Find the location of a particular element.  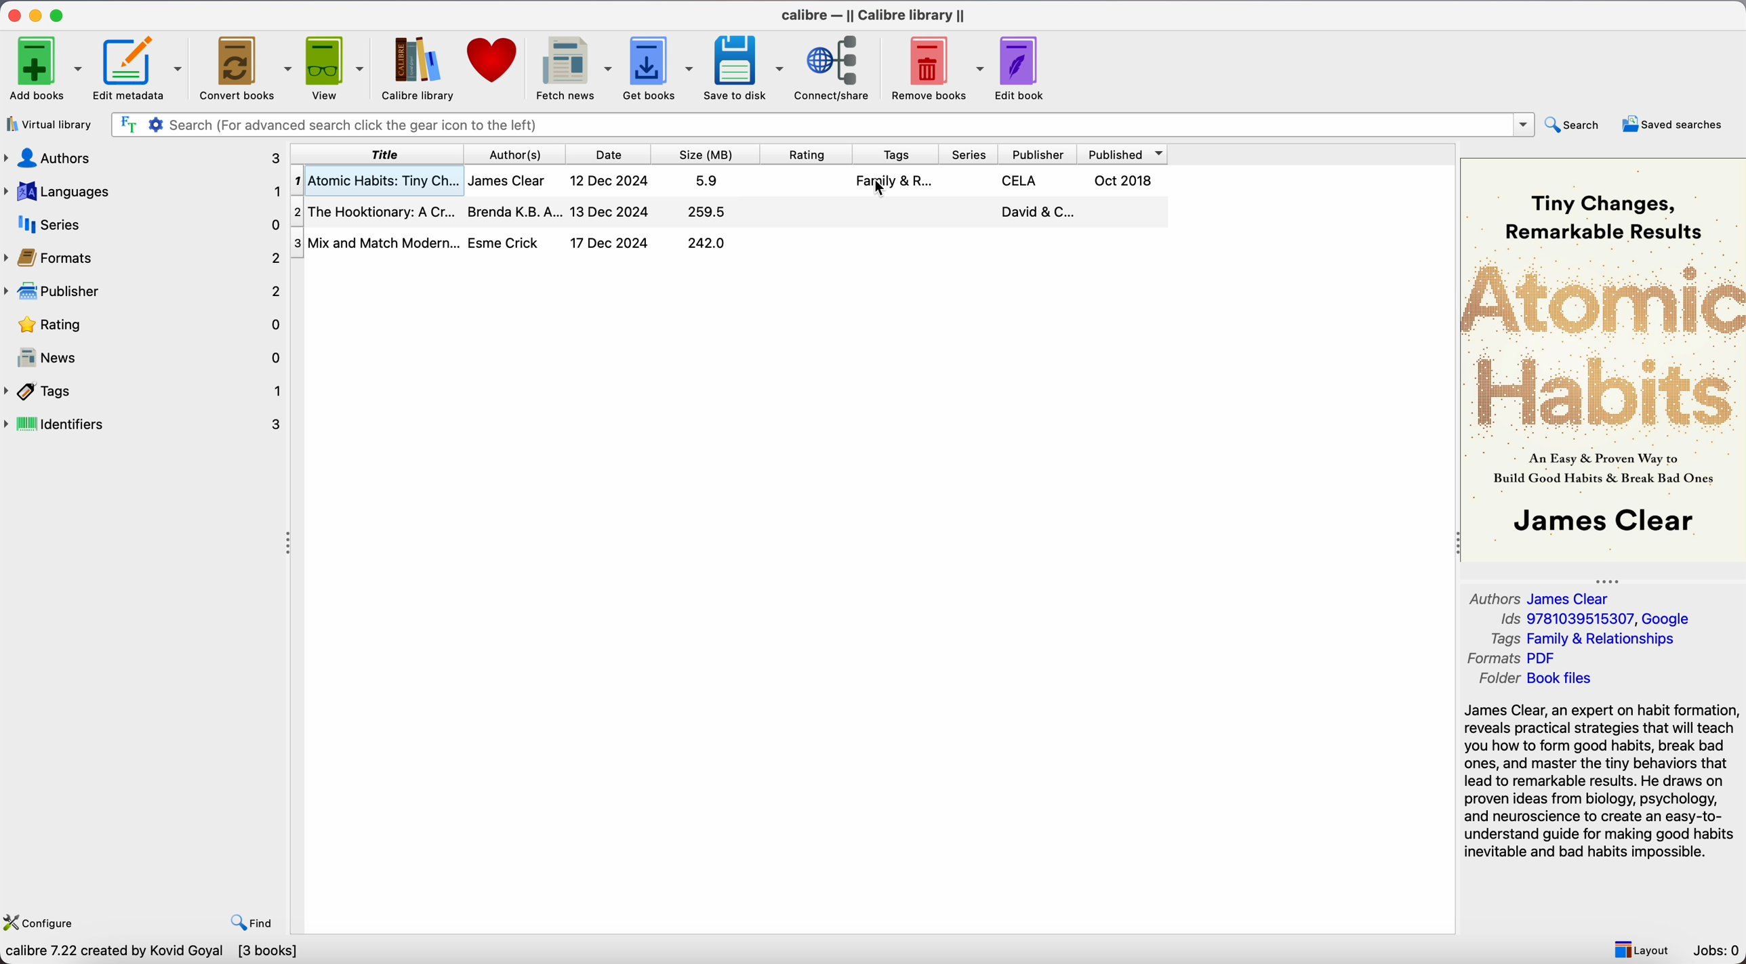

view is located at coordinates (335, 68).